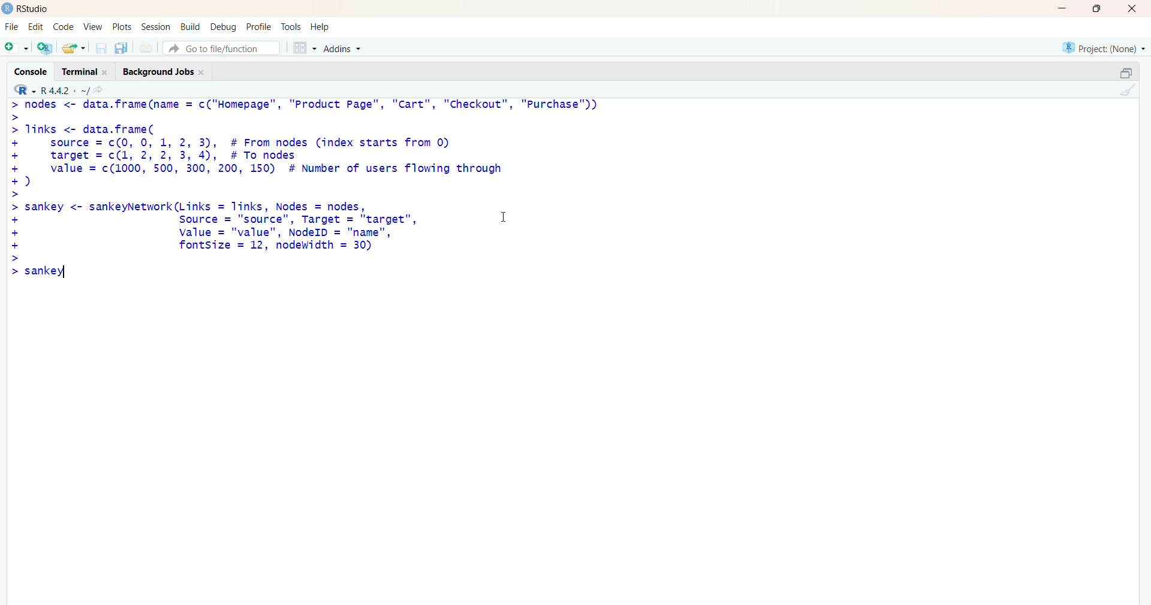 The width and height of the screenshot is (1151, 605). Describe the element at coordinates (258, 26) in the screenshot. I see `profile` at that location.